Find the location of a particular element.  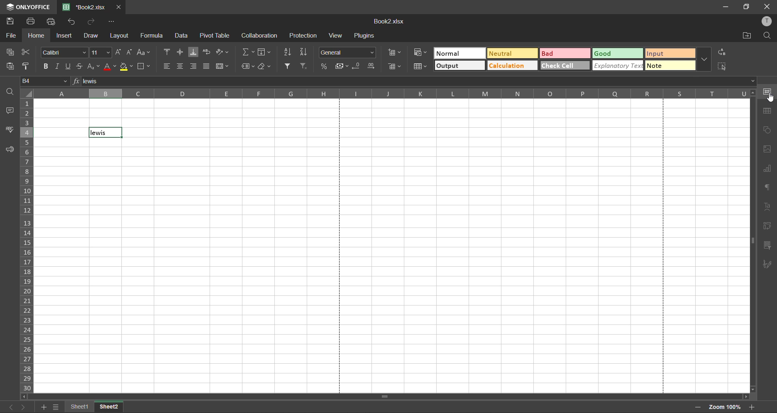

zoom factor is located at coordinates (725, 407).